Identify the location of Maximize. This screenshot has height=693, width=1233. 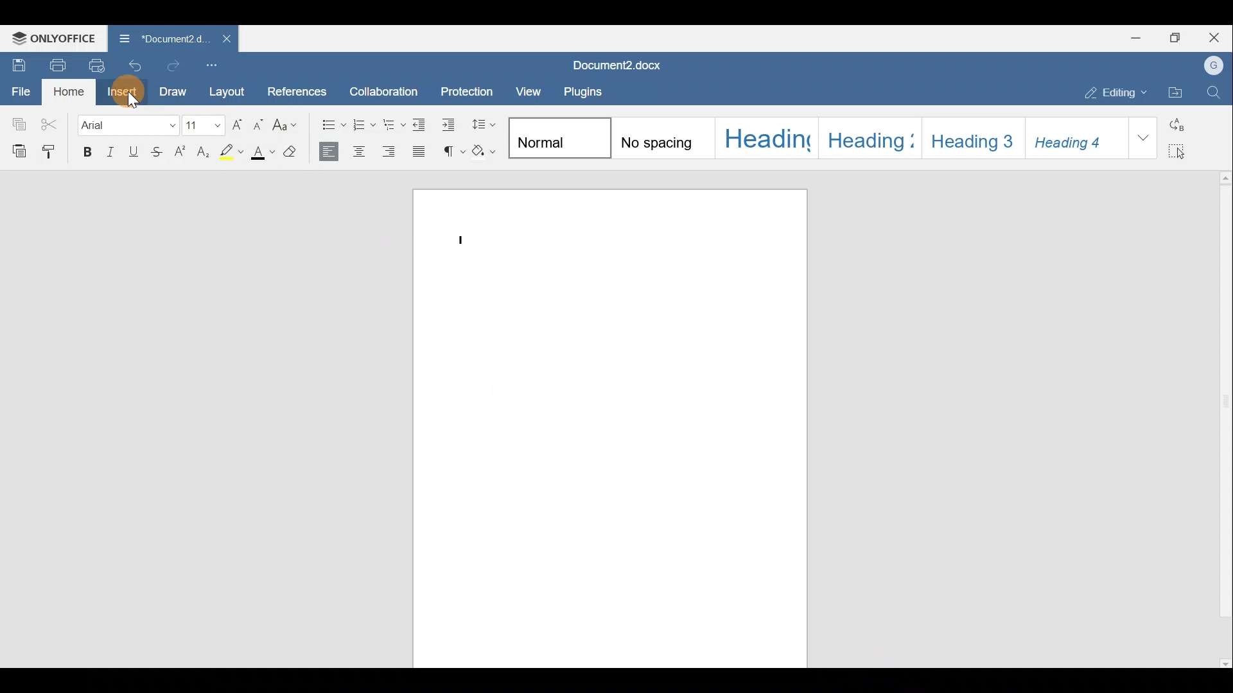
(1180, 37).